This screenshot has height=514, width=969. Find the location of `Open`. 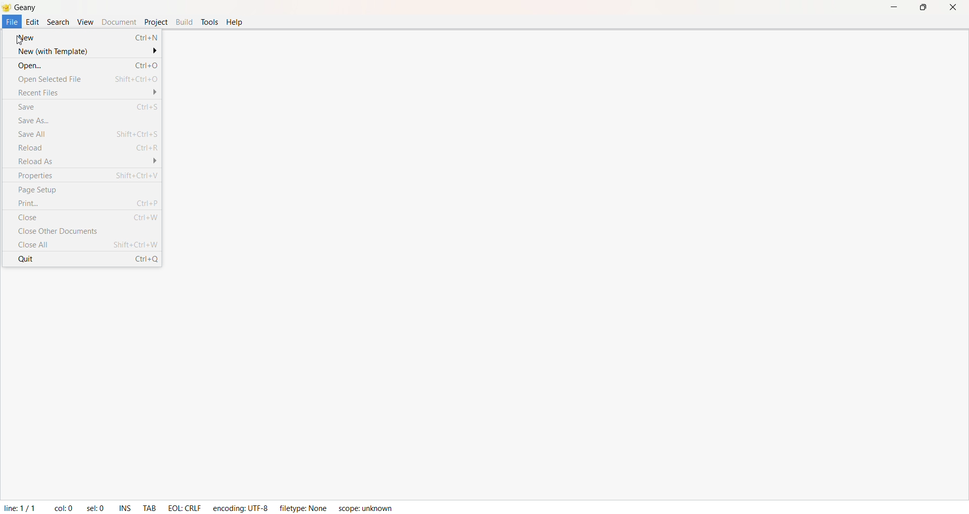

Open is located at coordinates (87, 66).